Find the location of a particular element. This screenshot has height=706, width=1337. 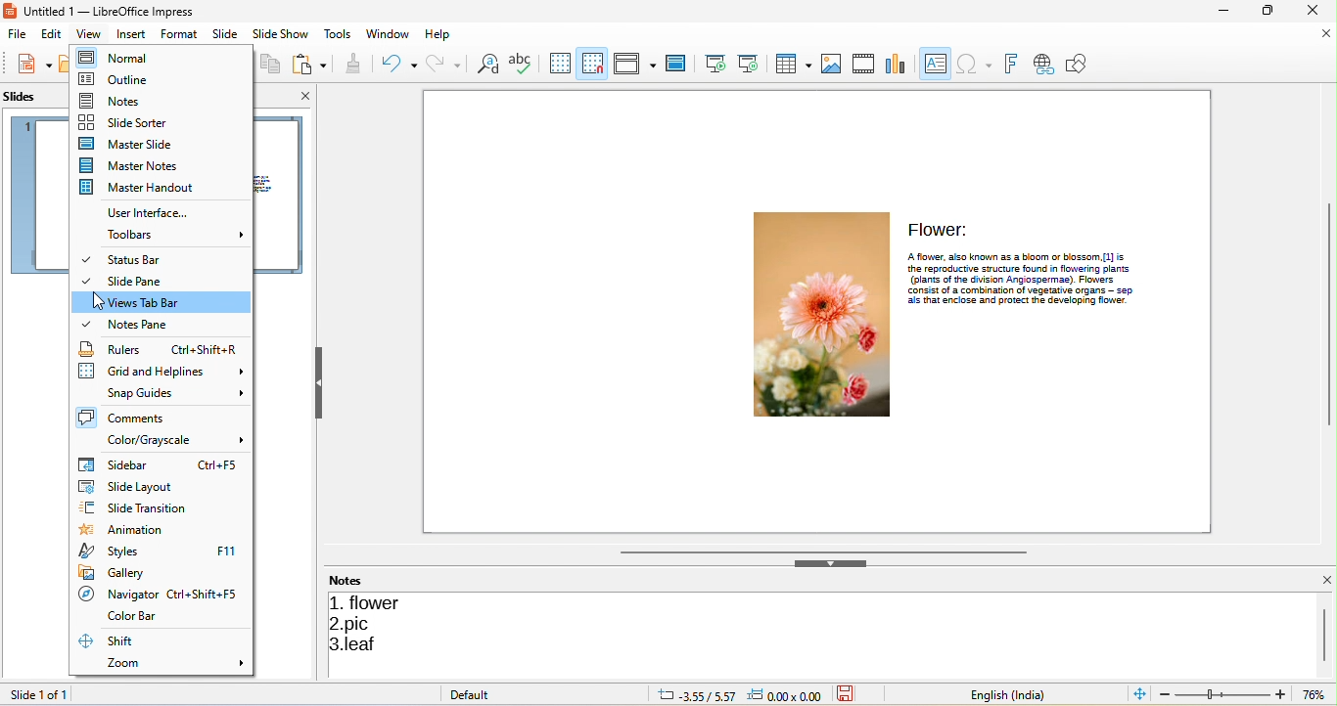

master handout is located at coordinates (141, 188).